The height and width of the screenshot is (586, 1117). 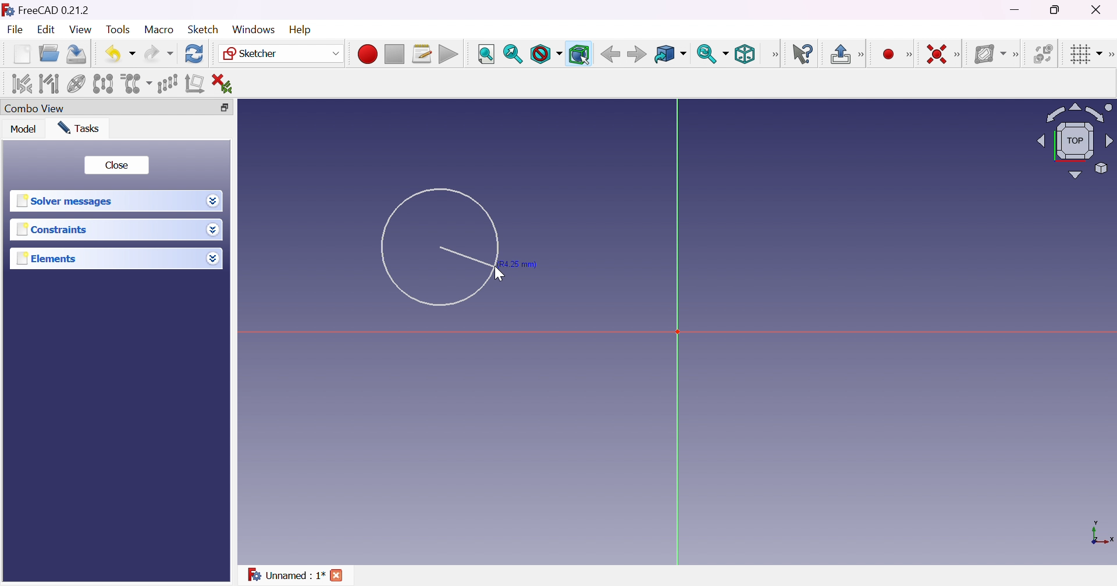 What do you see at coordinates (959, 54) in the screenshot?
I see `[Sketcher constraints]` at bounding box center [959, 54].